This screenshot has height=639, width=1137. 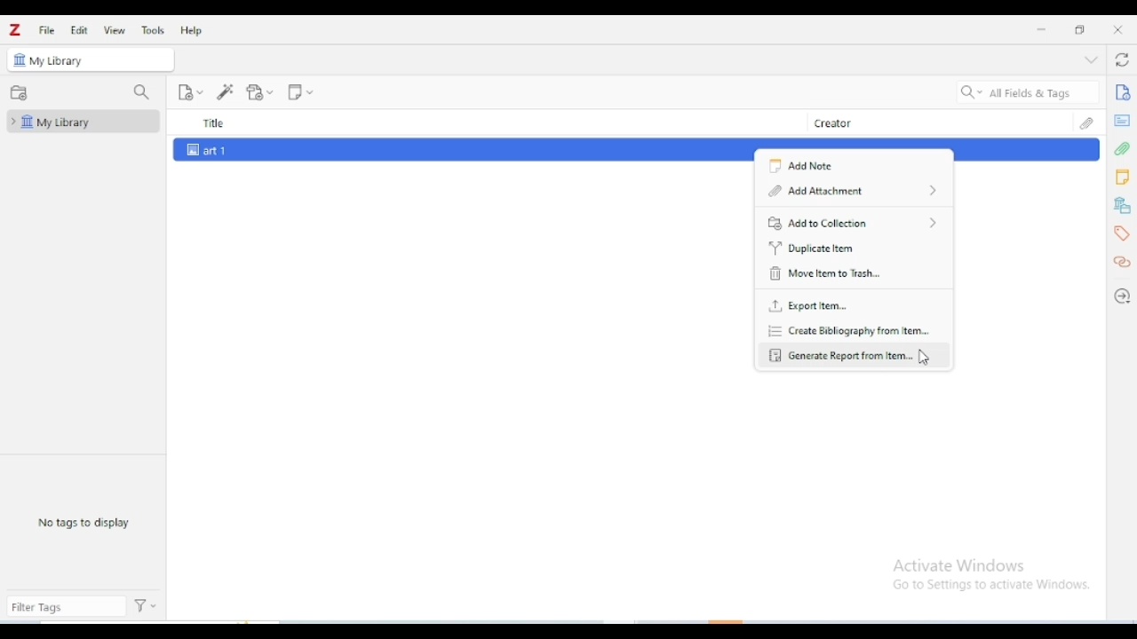 I want to click on icon, so click(x=18, y=59).